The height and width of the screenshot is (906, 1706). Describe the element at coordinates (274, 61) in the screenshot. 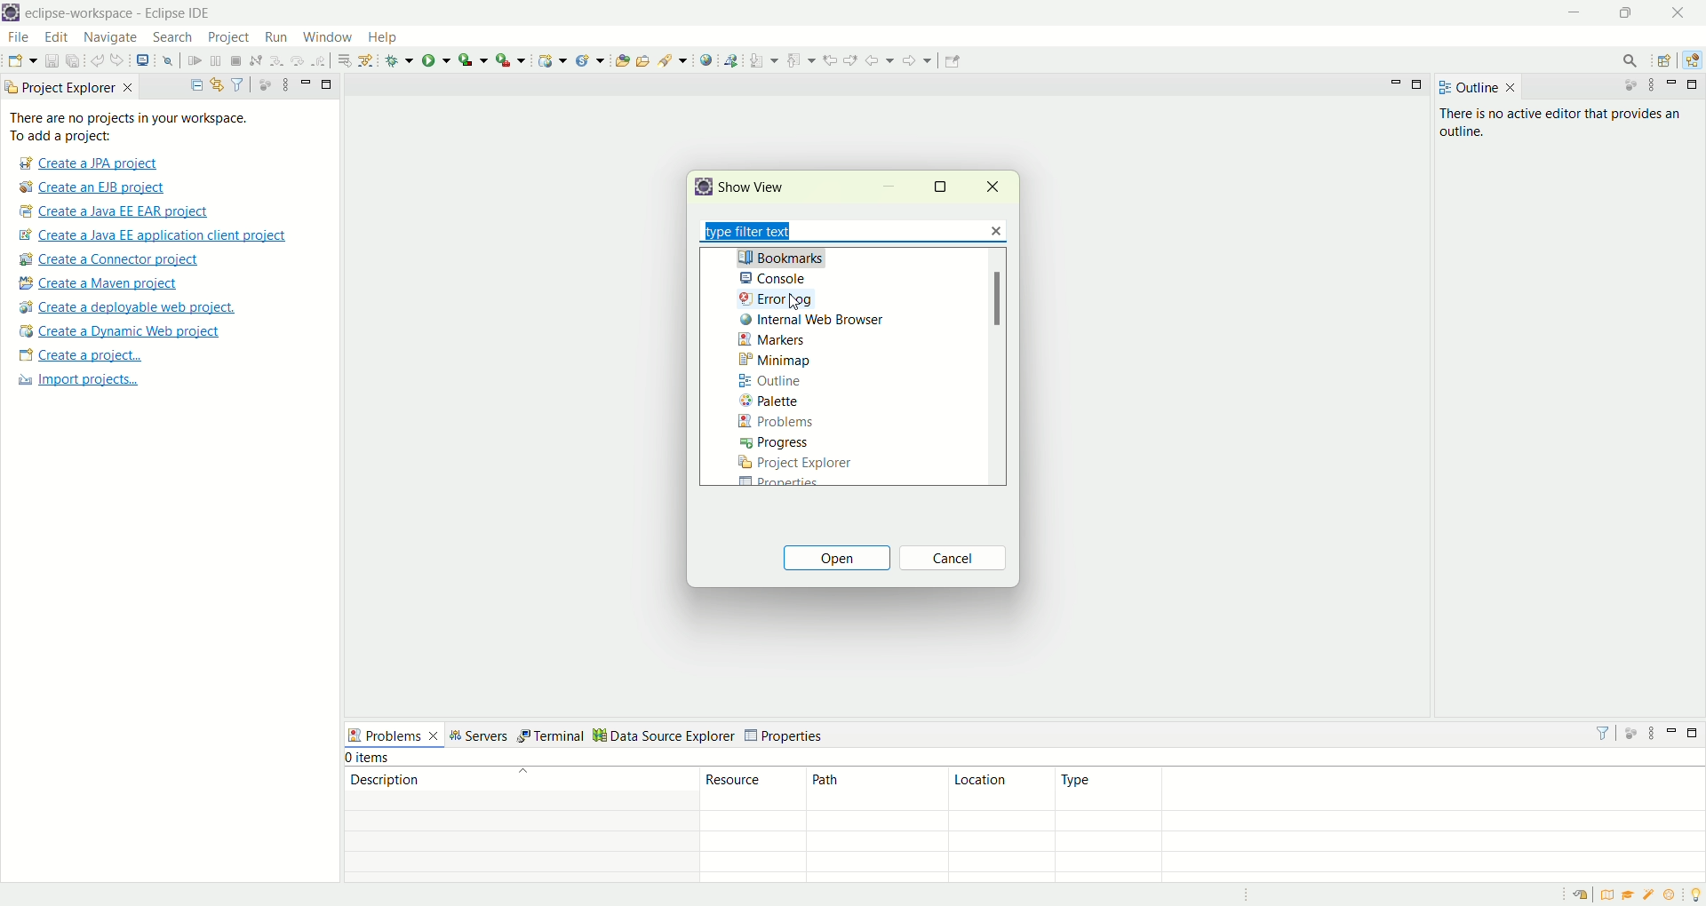

I see `step into` at that location.